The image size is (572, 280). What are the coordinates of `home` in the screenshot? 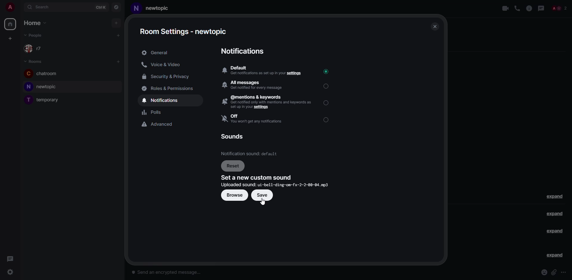 It's located at (35, 23).